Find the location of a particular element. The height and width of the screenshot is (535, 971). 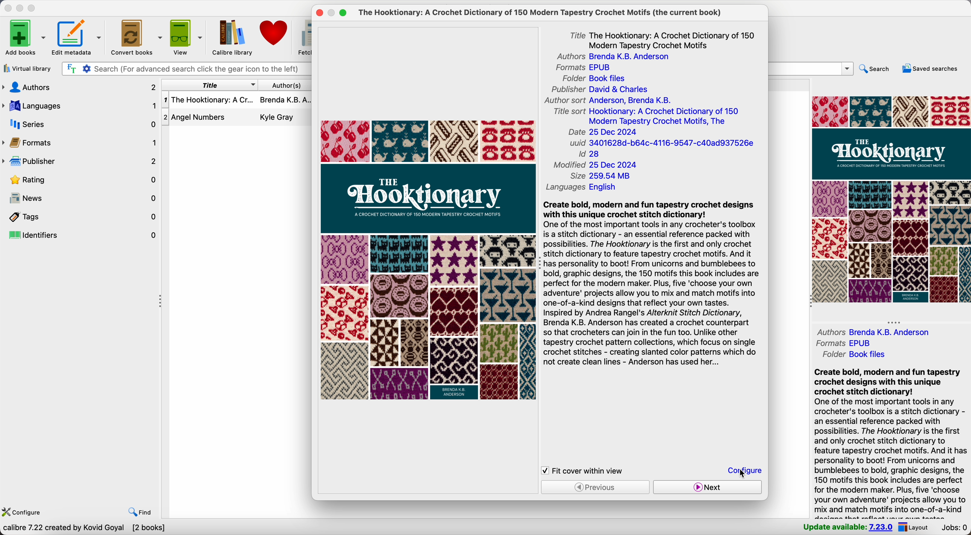

tags is located at coordinates (80, 216).